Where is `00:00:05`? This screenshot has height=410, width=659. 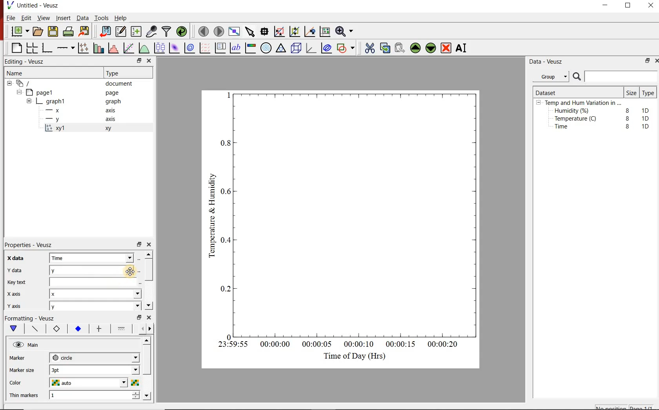 00:00:05 is located at coordinates (315, 346).